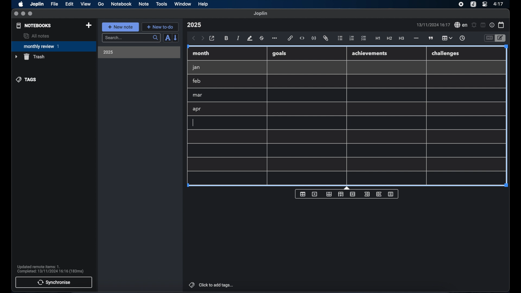  What do you see at coordinates (176, 37) in the screenshot?
I see `reverse sort order` at bounding box center [176, 37].